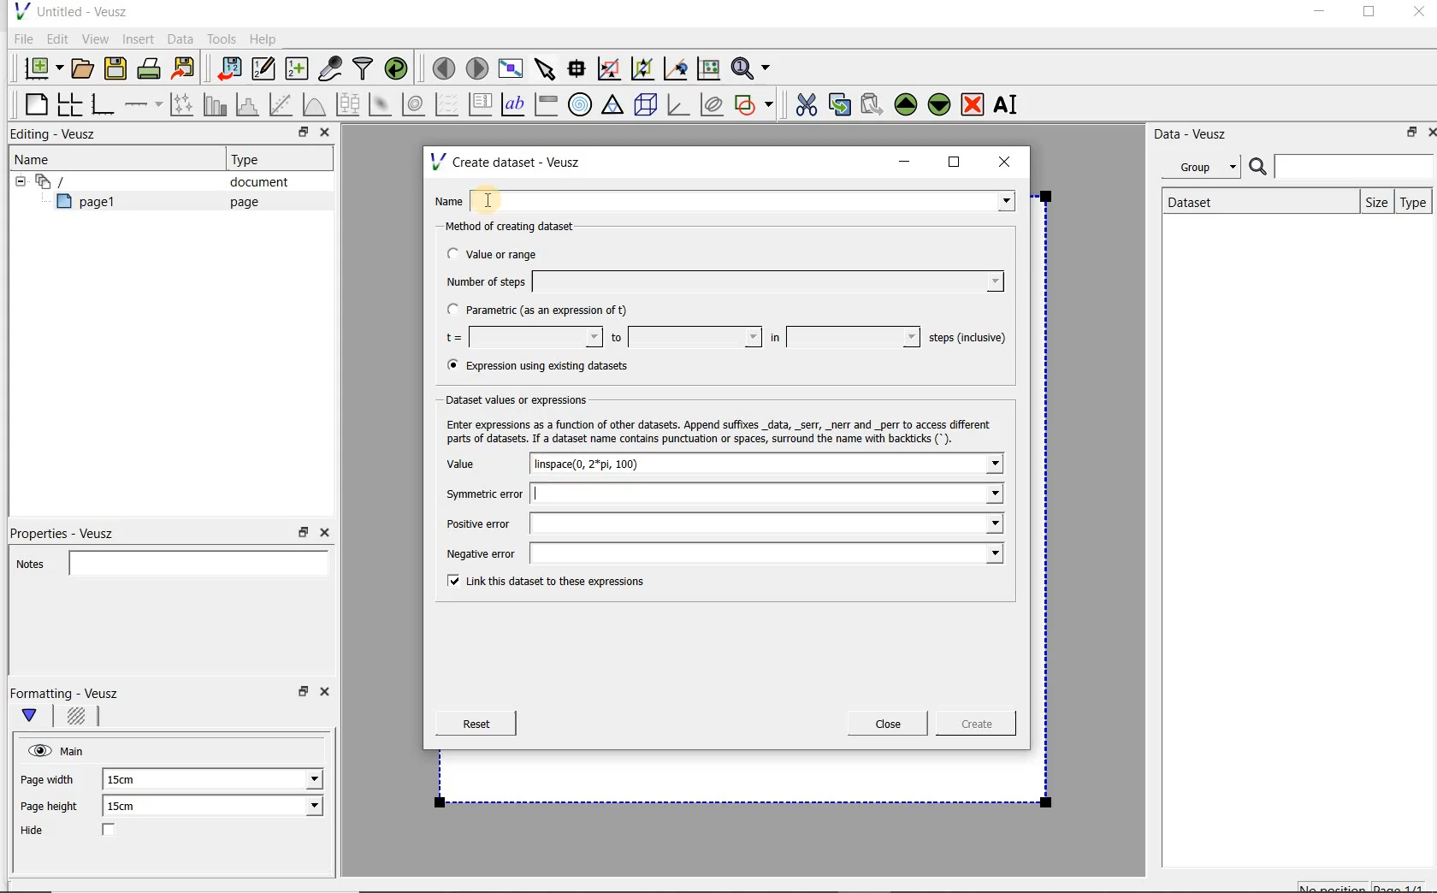 The height and width of the screenshot is (893, 1437). Describe the element at coordinates (509, 67) in the screenshot. I see `view plot full screen` at that location.